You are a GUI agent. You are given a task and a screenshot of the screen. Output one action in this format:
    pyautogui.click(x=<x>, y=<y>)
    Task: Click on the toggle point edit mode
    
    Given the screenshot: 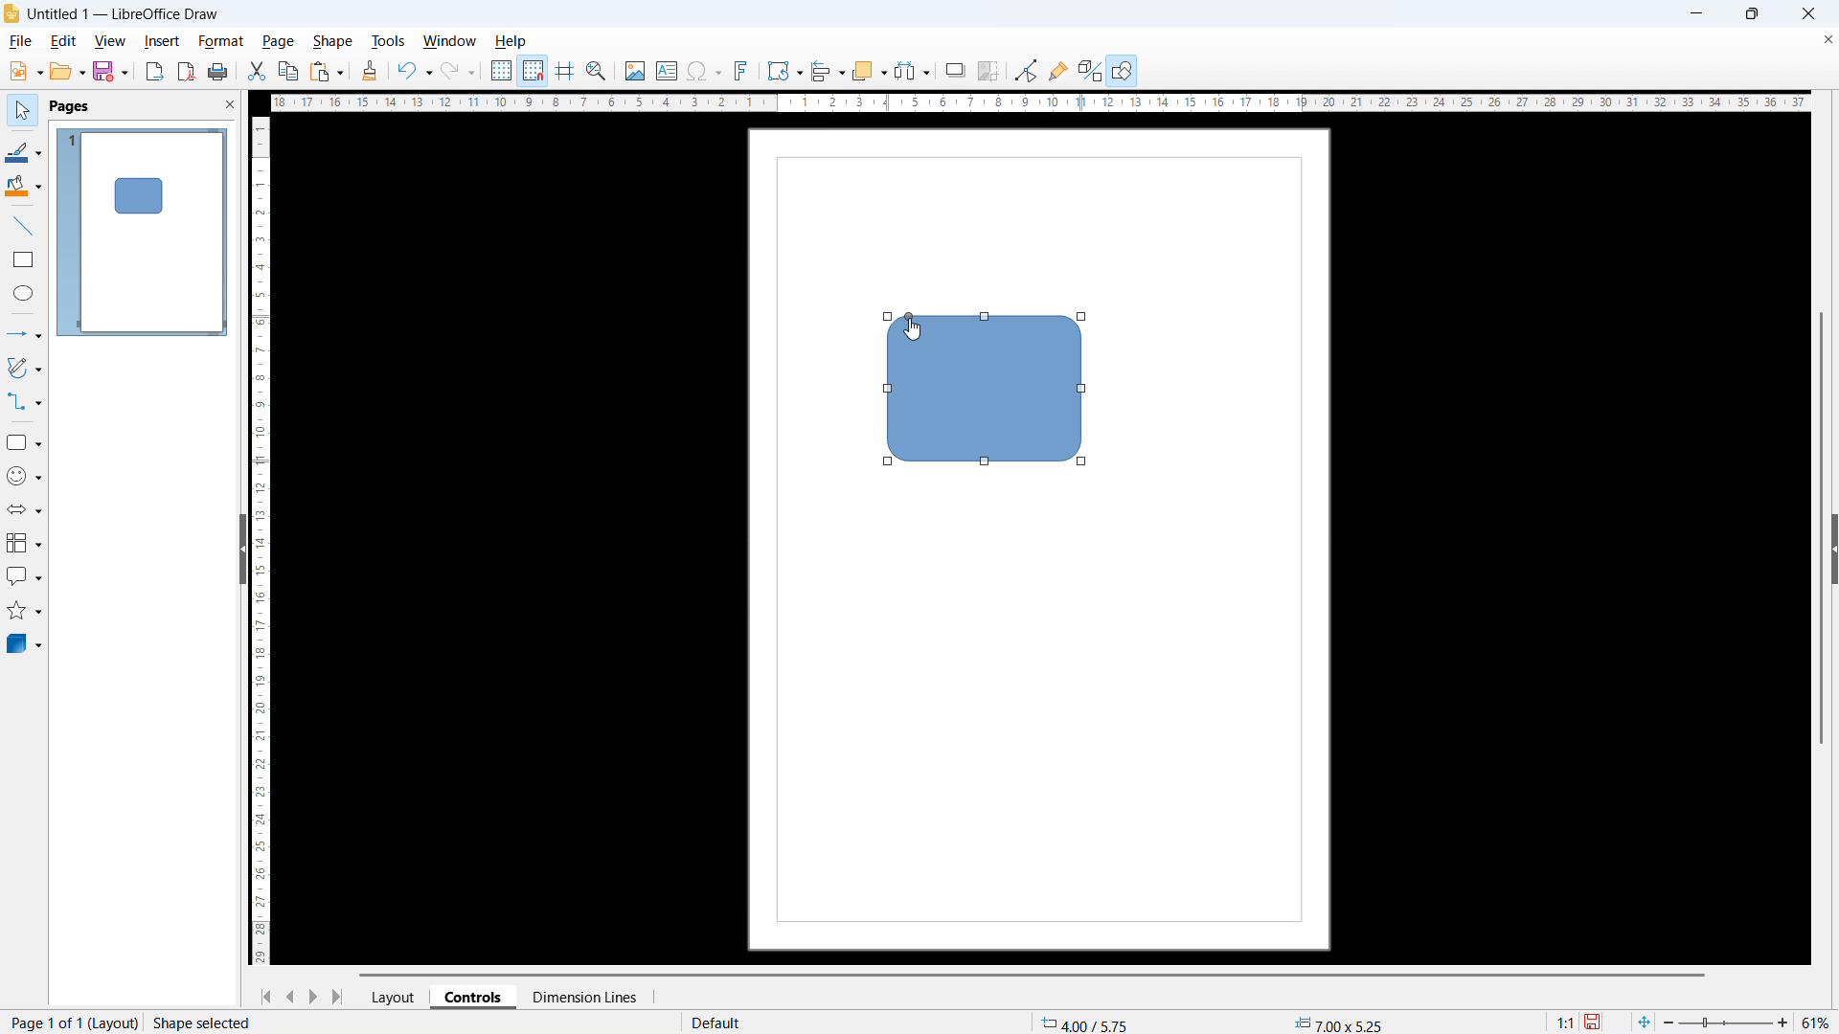 What is the action you would take?
    pyautogui.click(x=1027, y=69)
    